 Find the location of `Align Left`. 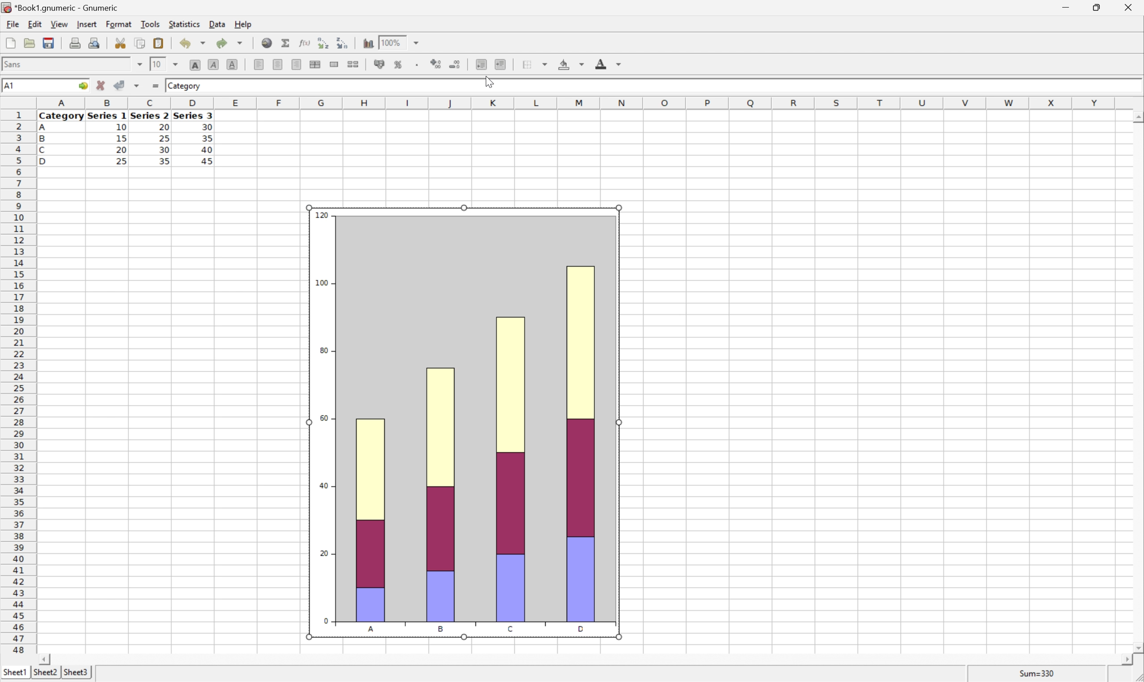

Align Left is located at coordinates (258, 63).